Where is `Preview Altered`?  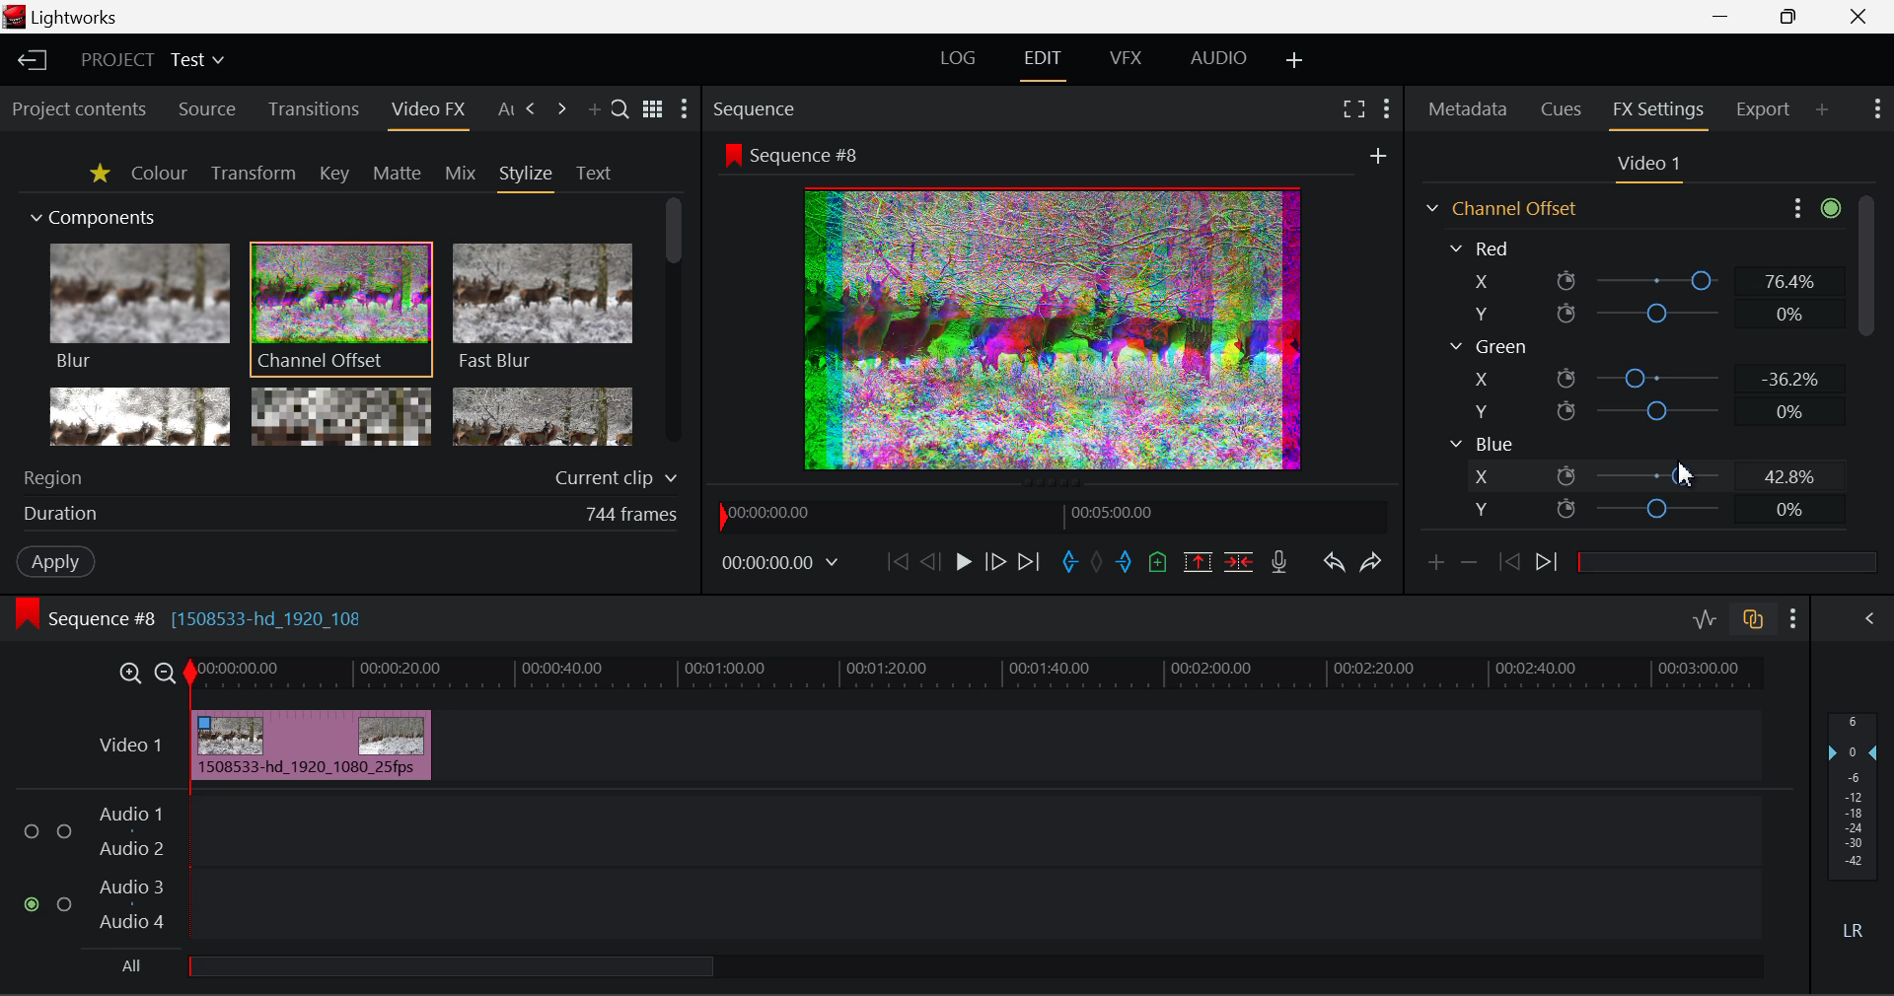
Preview Altered is located at coordinates (1054, 325).